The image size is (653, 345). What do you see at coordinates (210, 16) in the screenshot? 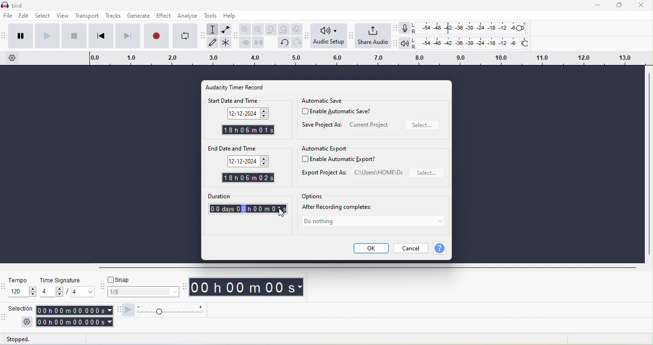
I see `tools` at bounding box center [210, 16].